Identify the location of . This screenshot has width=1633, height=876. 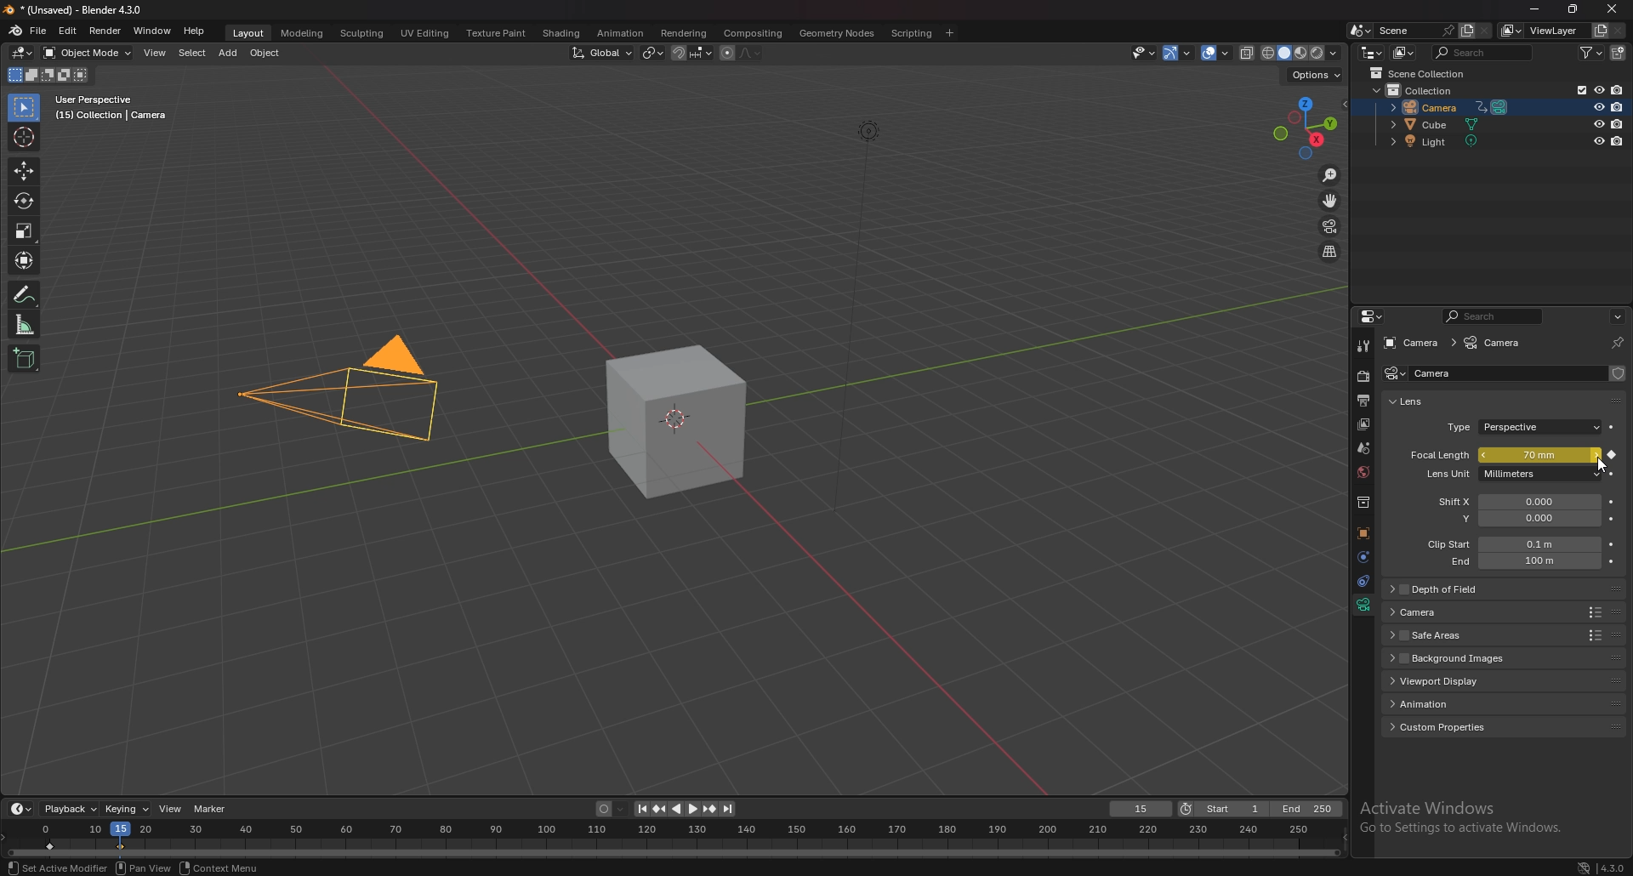
(1462, 820).